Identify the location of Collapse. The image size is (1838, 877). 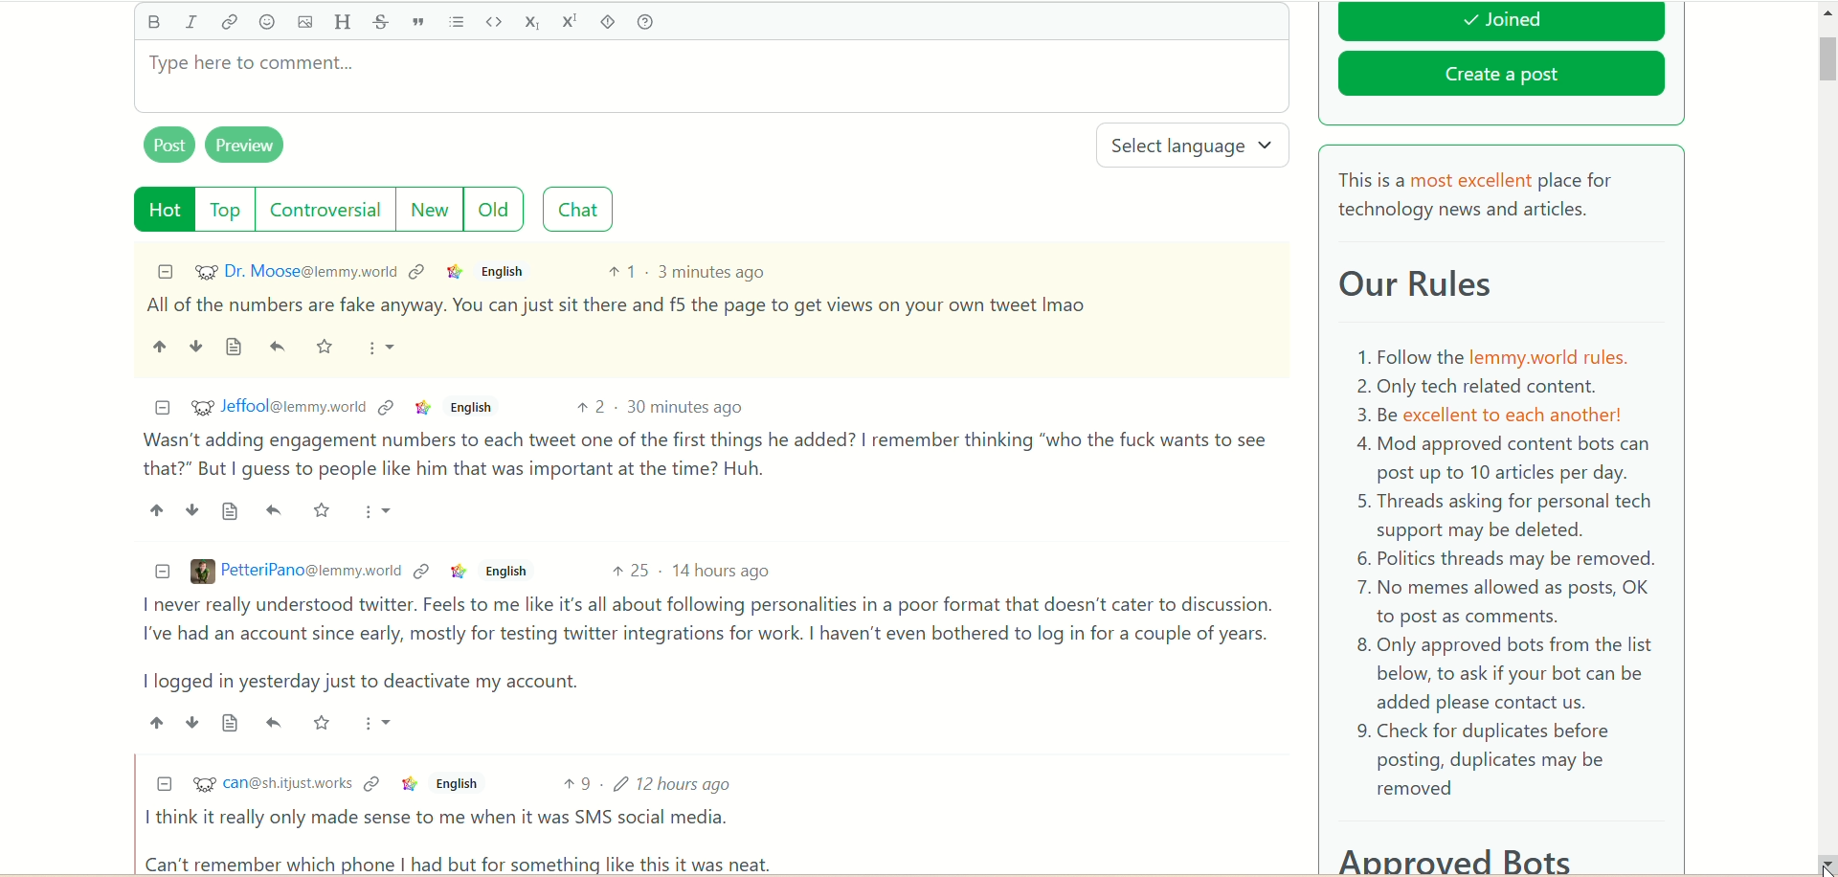
(164, 782).